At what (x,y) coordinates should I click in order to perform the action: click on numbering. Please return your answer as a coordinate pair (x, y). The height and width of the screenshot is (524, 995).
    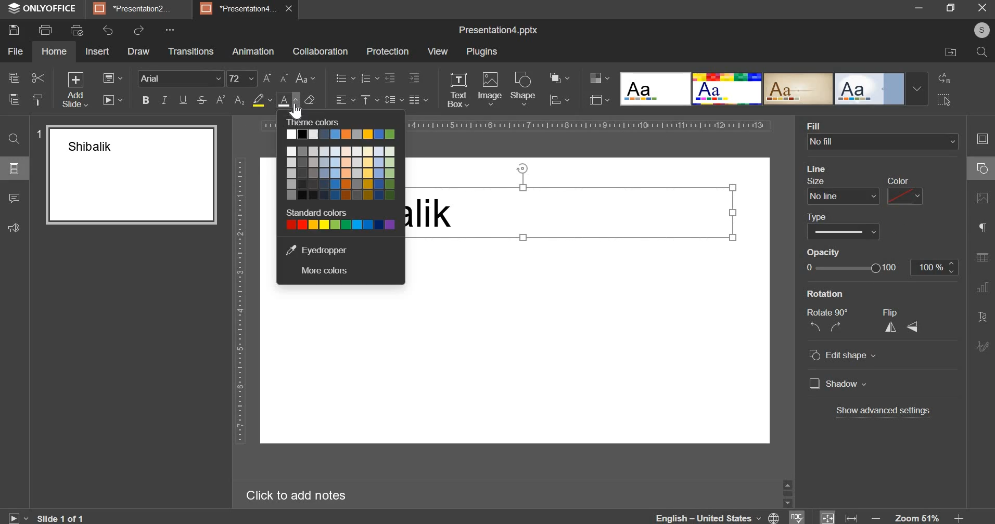
    Looking at the image, I should click on (369, 78).